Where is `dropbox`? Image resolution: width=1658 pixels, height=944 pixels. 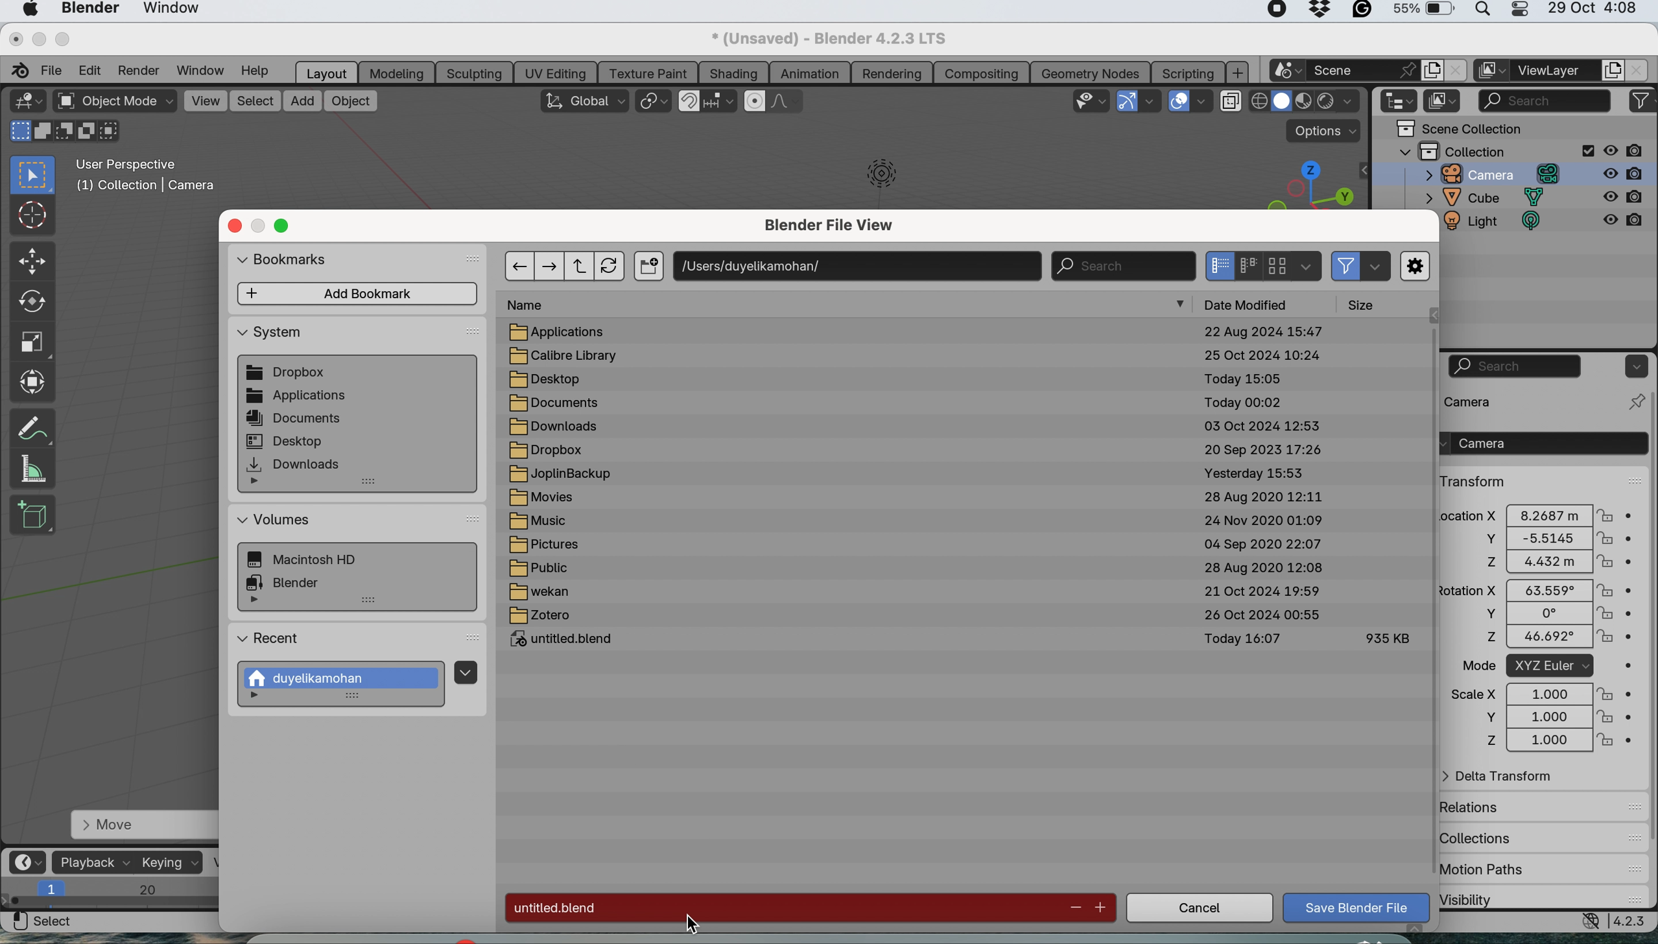
dropbox is located at coordinates (289, 373).